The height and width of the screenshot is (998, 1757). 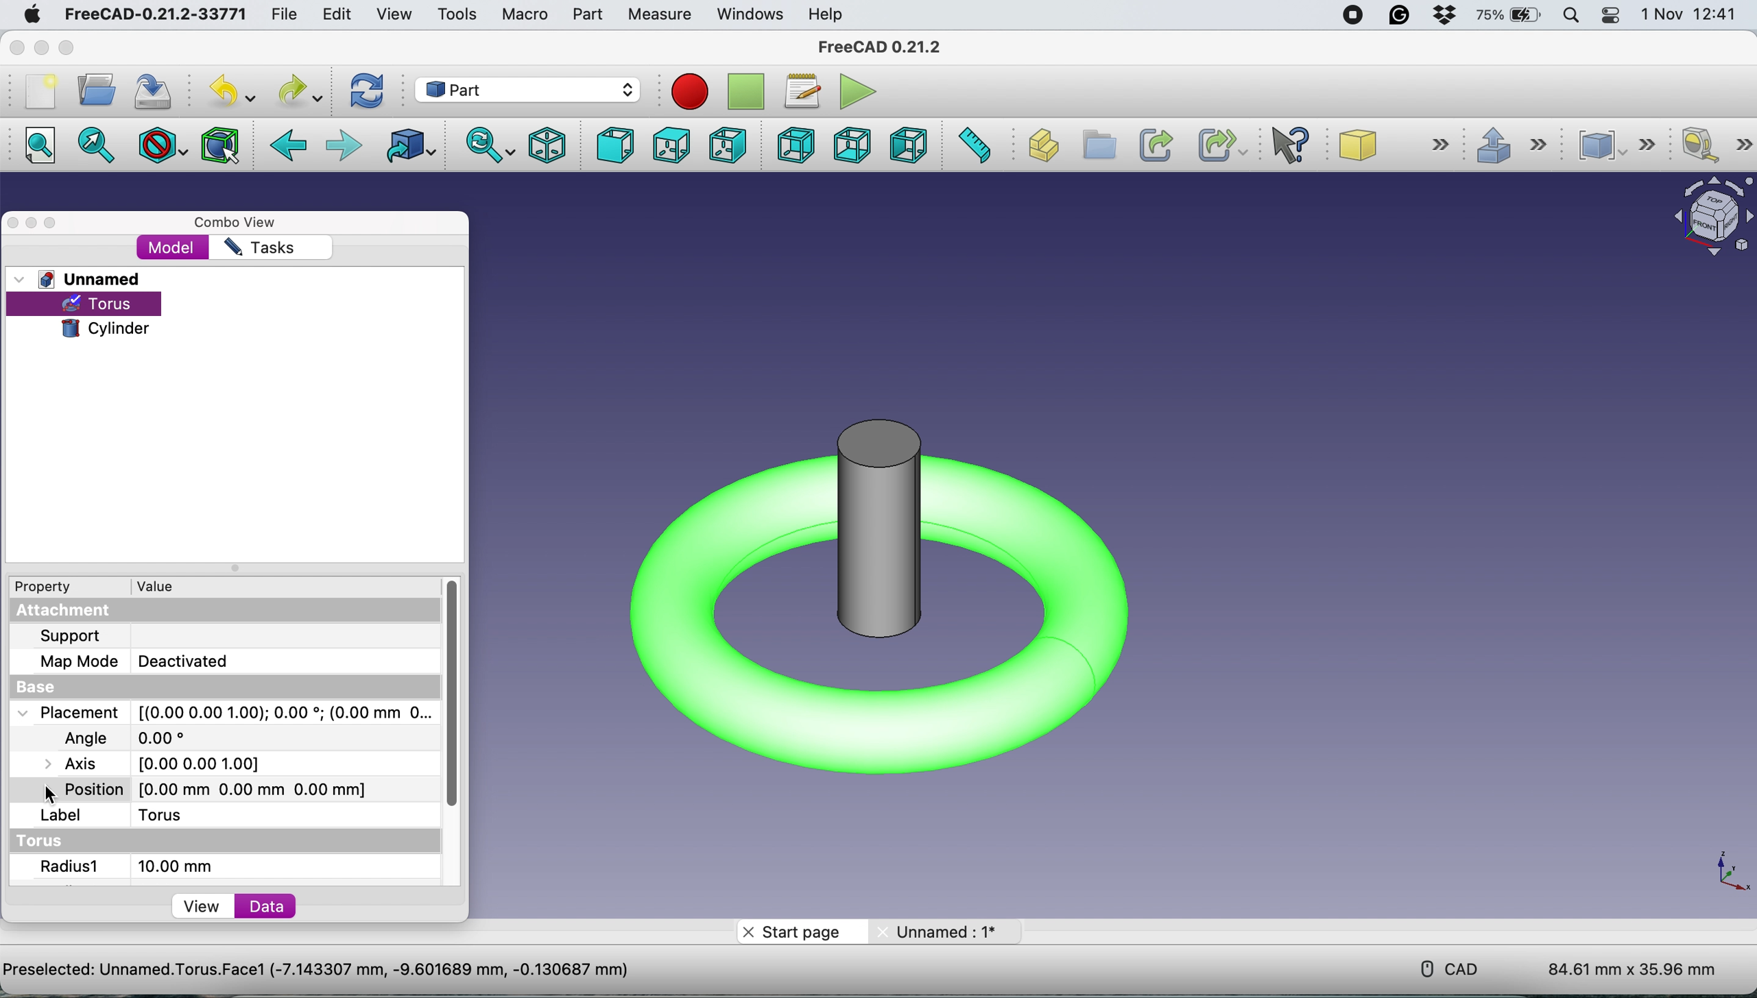 What do you see at coordinates (1509, 15) in the screenshot?
I see `battery` at bounding box center [1509, 15].